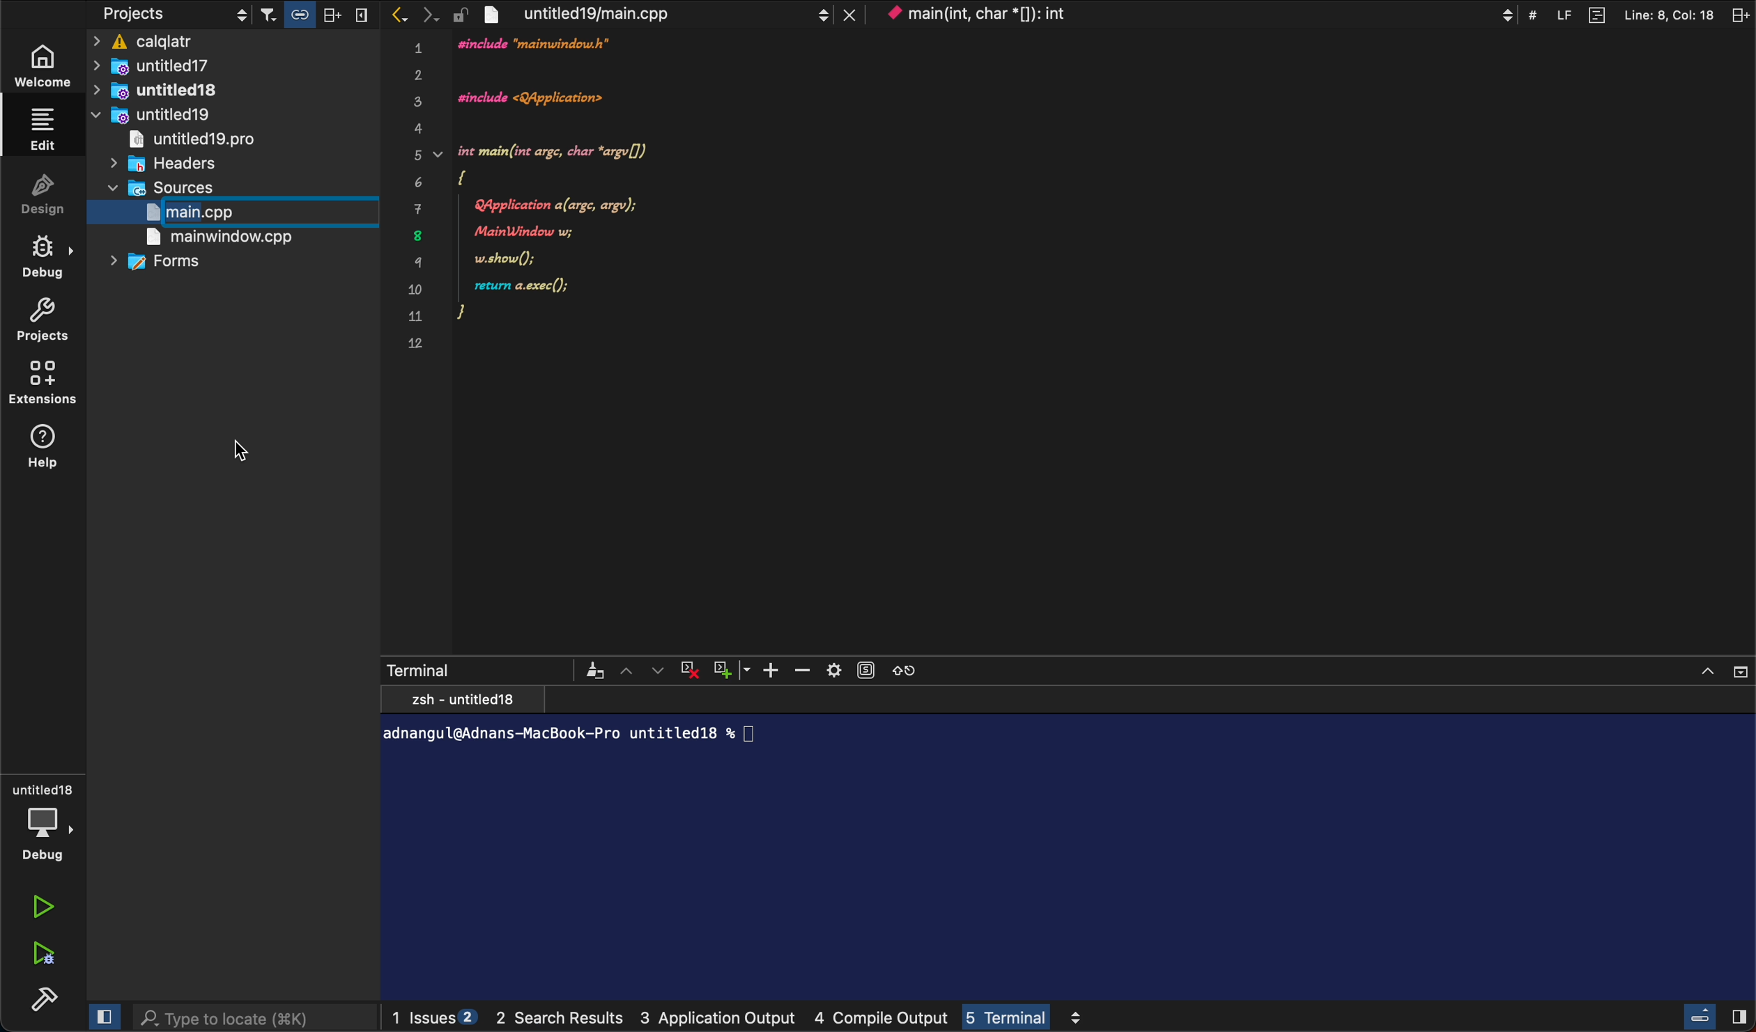 The image size is (1756, 1032). Describe the element at coordinates (45, 999) in the screenshot. I see `build` at that location.